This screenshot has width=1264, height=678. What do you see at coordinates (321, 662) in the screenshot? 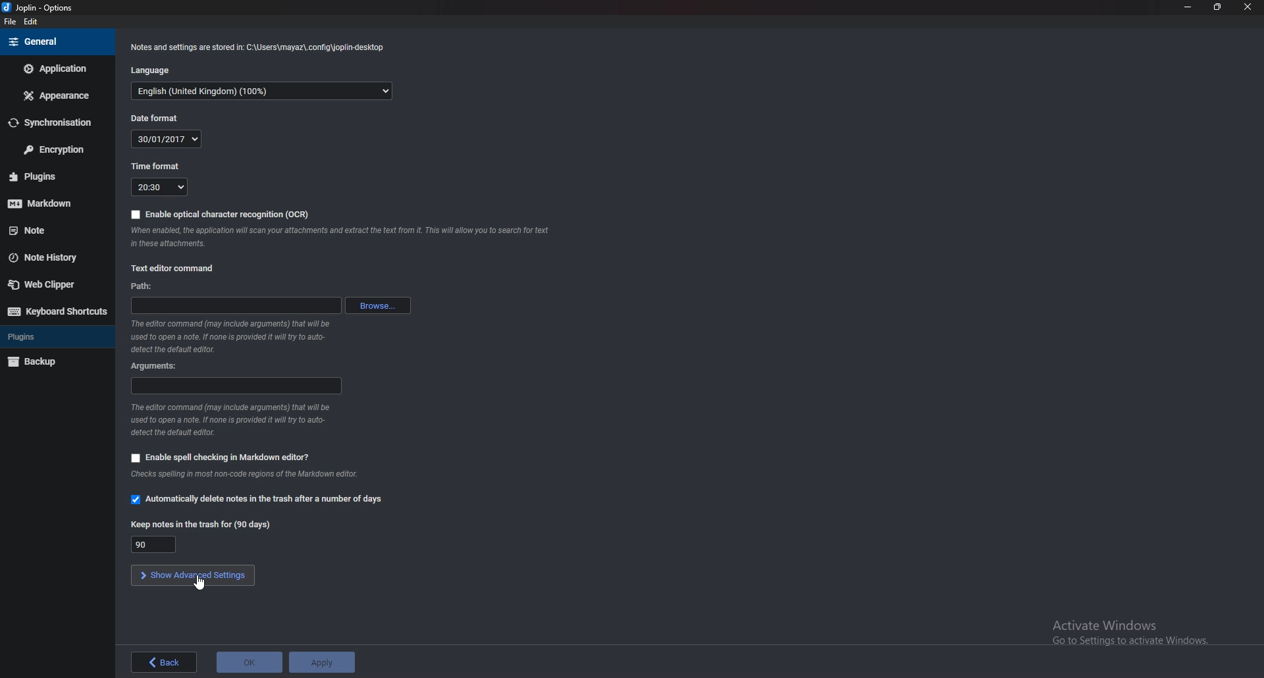
I see `apply` at bounding box center [321, 662].